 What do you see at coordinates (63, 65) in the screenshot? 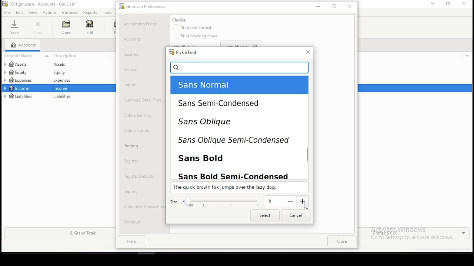
I see `assets` at bounding box center [63, 65].